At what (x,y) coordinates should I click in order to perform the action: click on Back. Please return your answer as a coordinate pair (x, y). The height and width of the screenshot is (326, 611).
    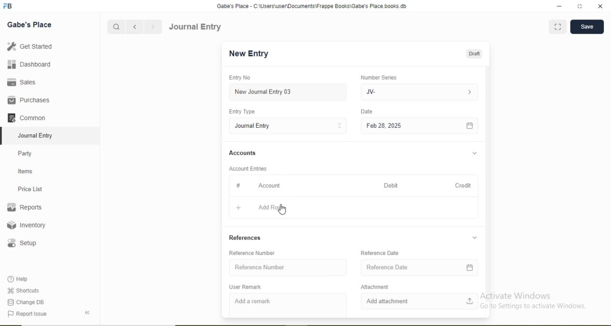
    Looking at the image, I should click on (87, 313).